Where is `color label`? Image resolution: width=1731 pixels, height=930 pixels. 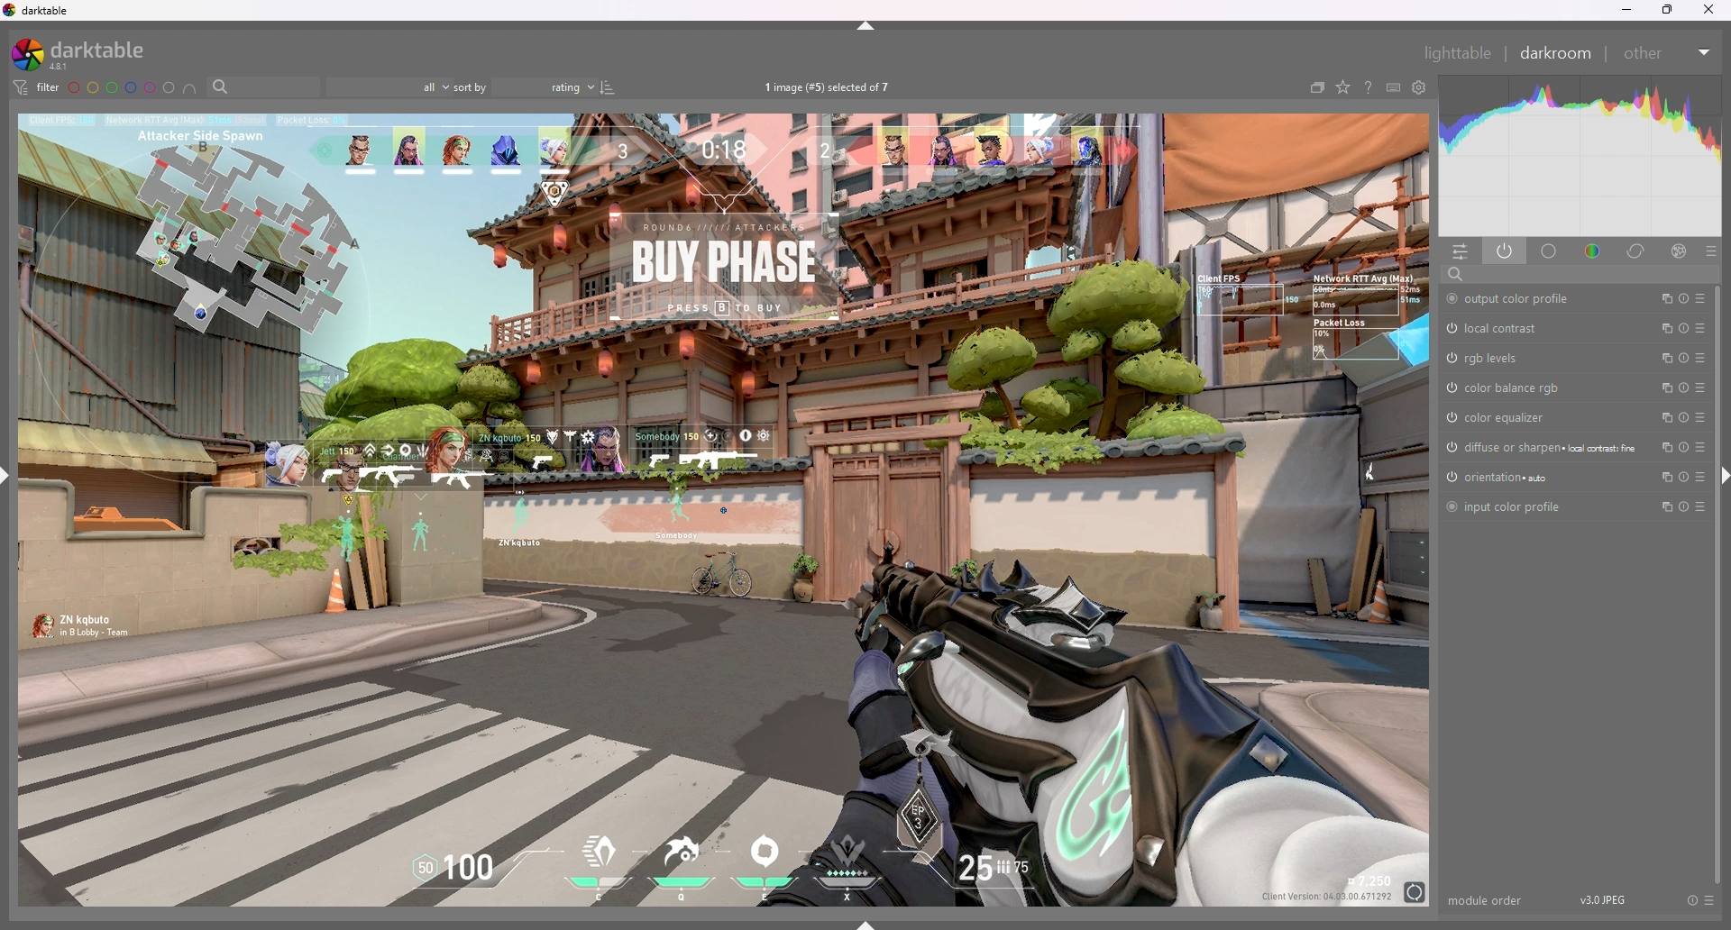 color label is located at coordinates (121, 87).